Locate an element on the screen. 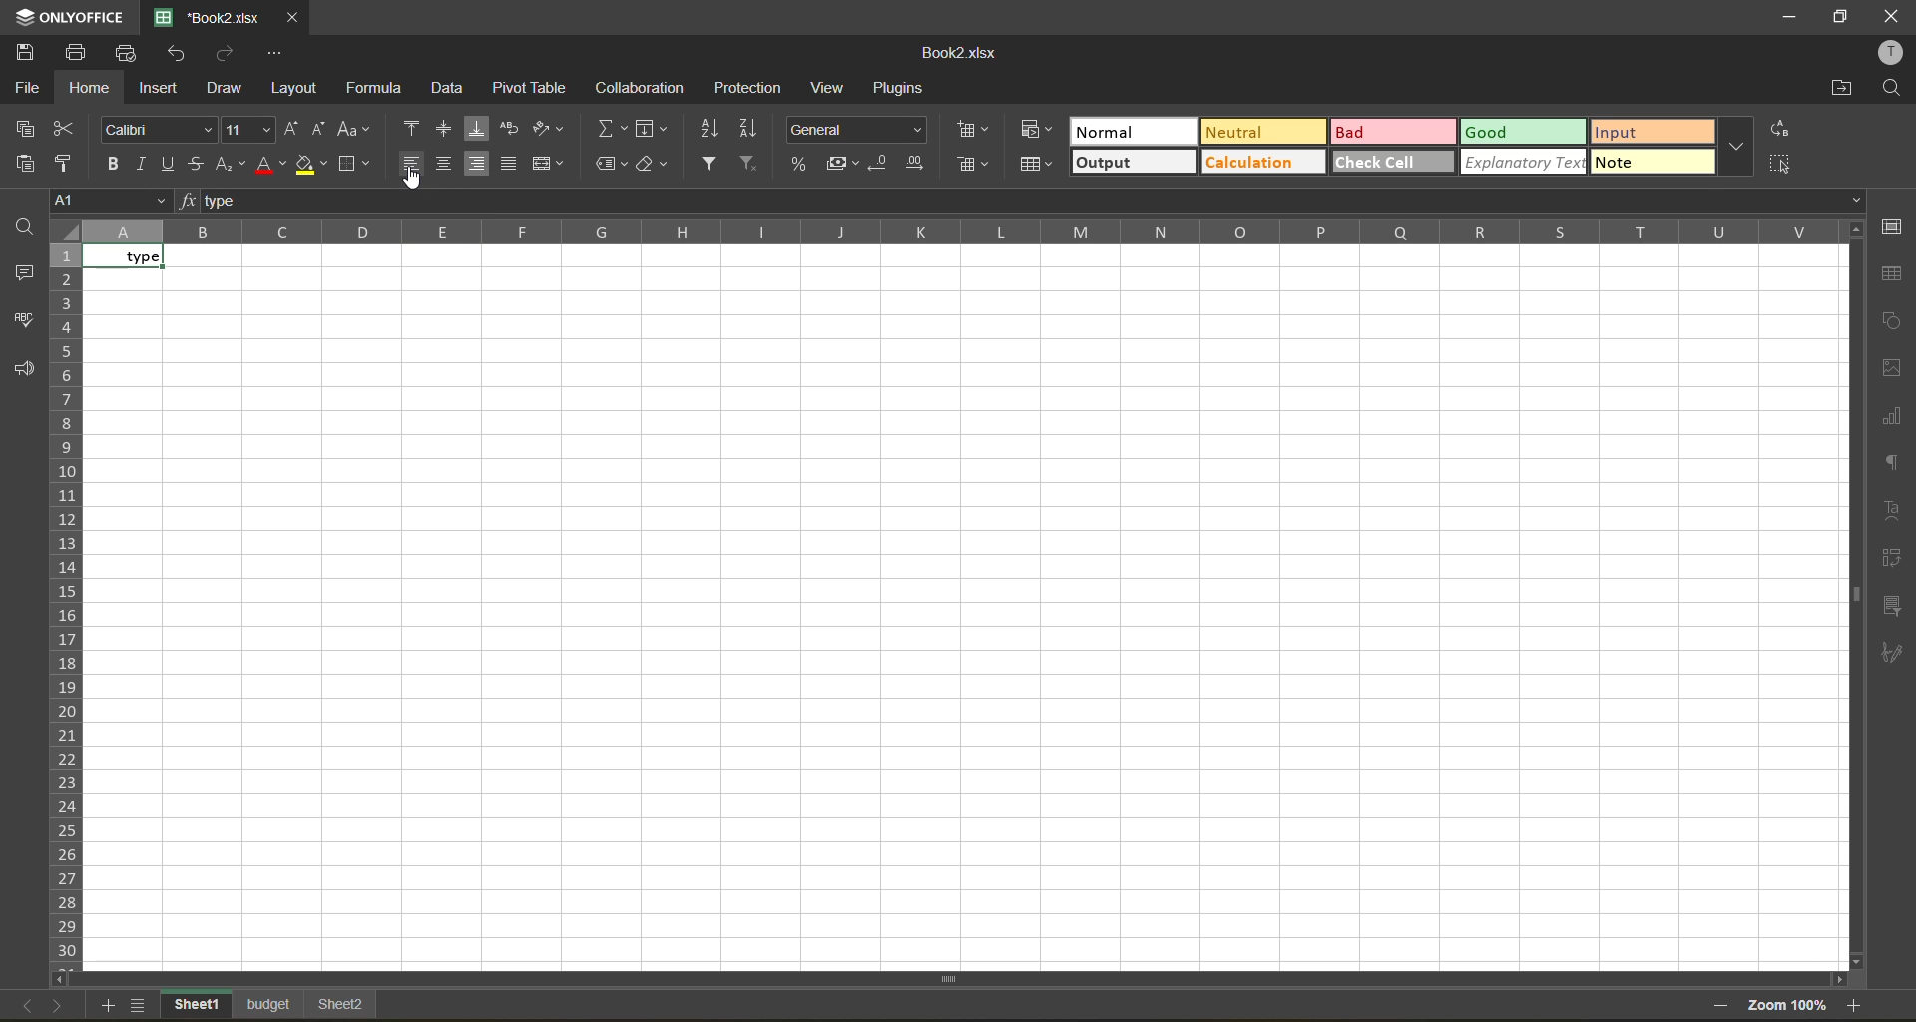  align top is located at coordinates (413, 129).